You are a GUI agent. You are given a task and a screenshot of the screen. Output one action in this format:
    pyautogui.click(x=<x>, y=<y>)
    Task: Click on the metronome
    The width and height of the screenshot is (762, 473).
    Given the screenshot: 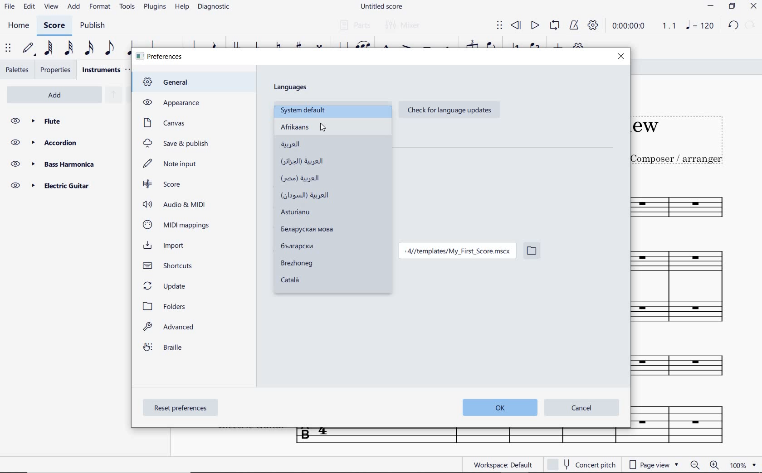 What is the action you would take?
    pyautogui.click(x=574, y=26)
    